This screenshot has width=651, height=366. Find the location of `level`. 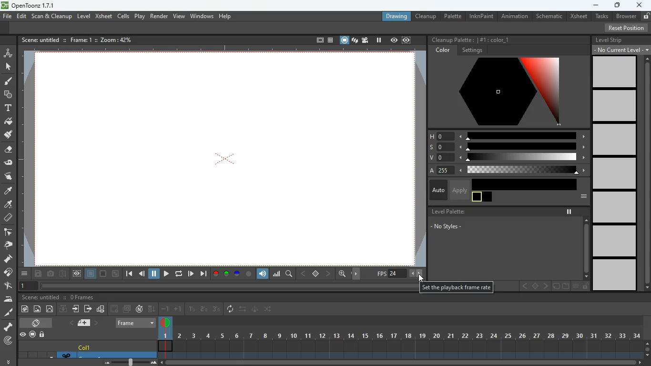

level is located at coordinates (82, 17).